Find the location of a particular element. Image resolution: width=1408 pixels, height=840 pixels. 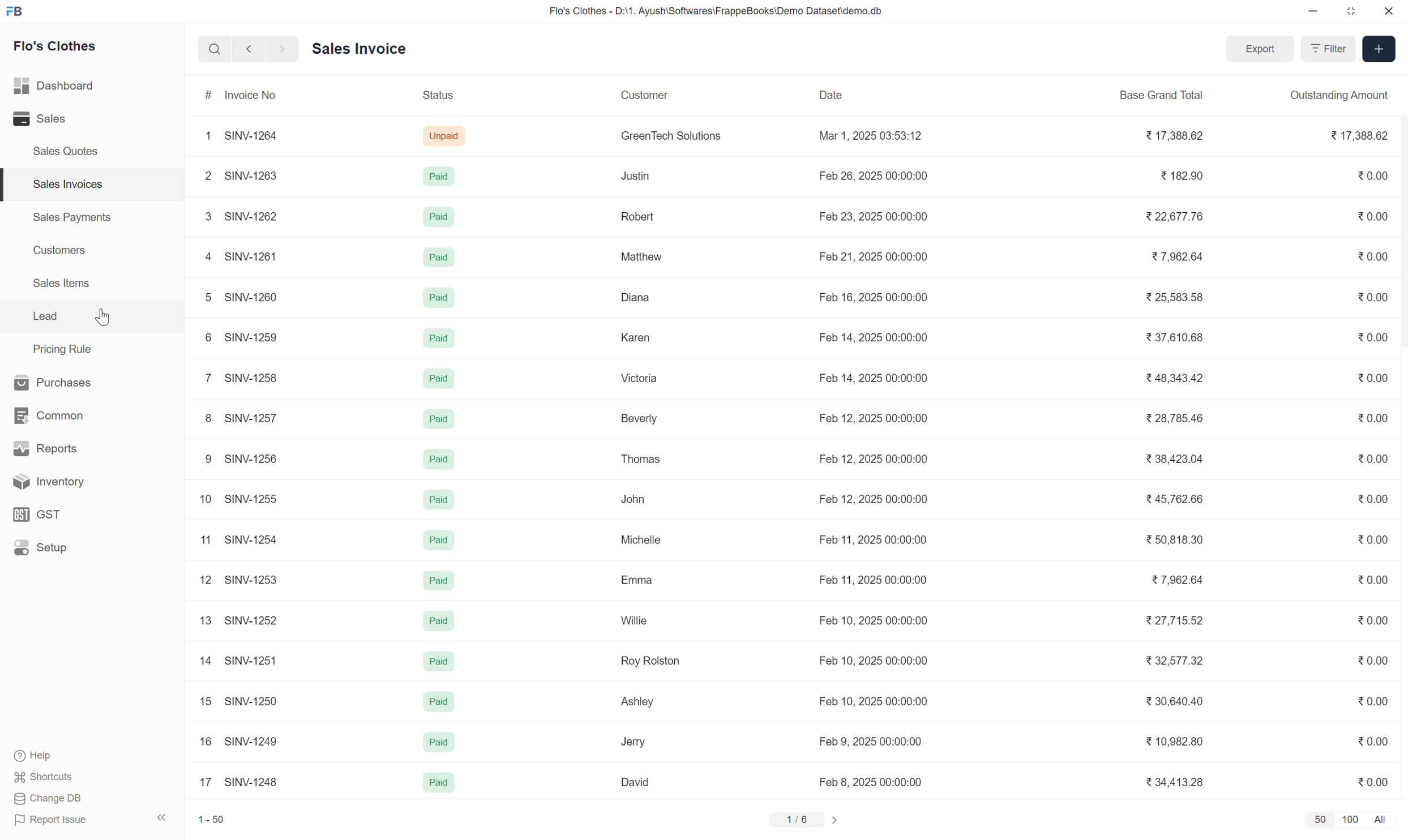

Lead is located at coordinates (45, 316).